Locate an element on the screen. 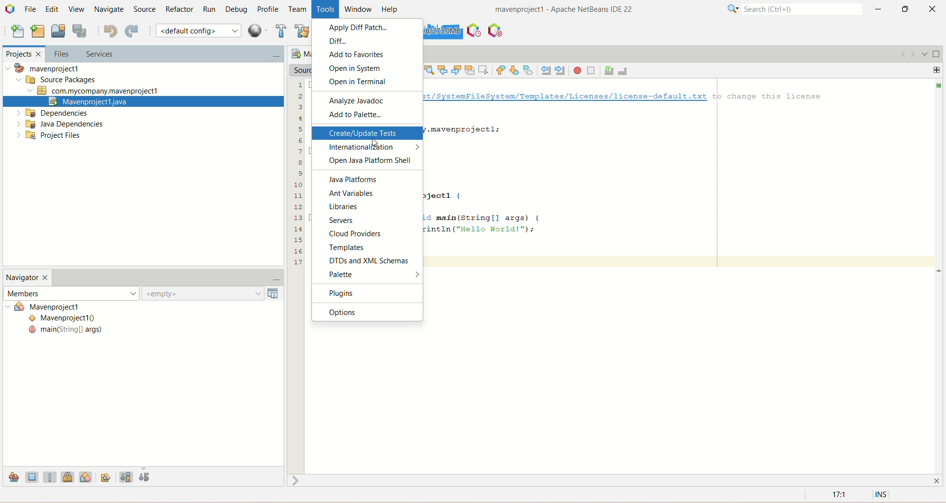 The width and height of the screenshot is (946, 503). open java platform shell is located at coordinates (369, 161).